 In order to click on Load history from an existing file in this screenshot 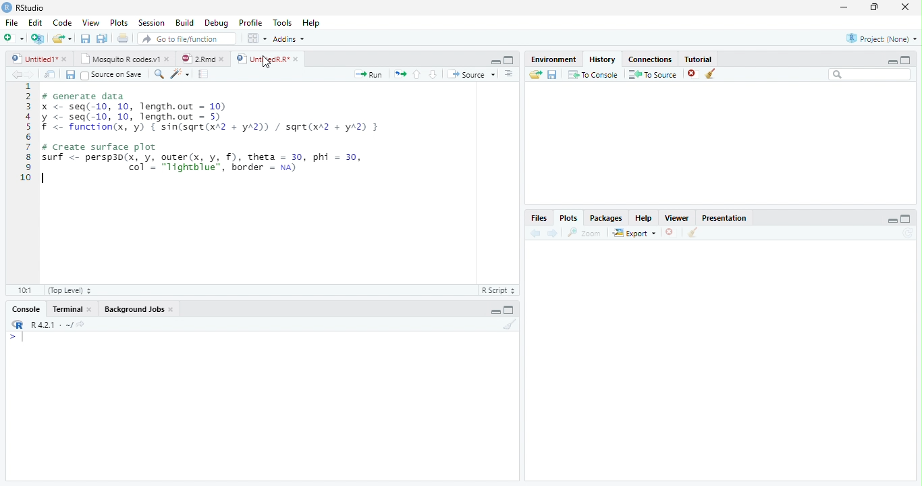, I will do `click(535, 75)`.